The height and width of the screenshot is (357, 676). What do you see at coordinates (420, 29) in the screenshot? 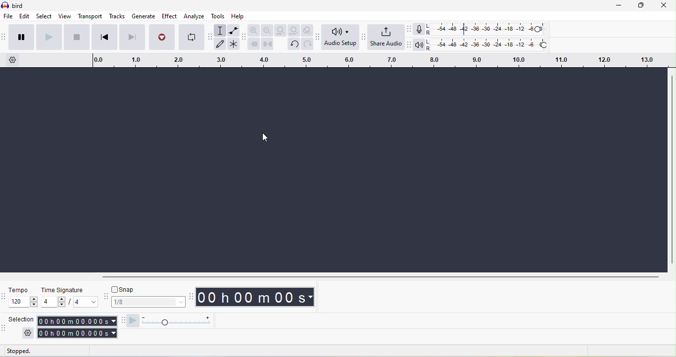
I see `record meter` at bounding box center [420, 29].